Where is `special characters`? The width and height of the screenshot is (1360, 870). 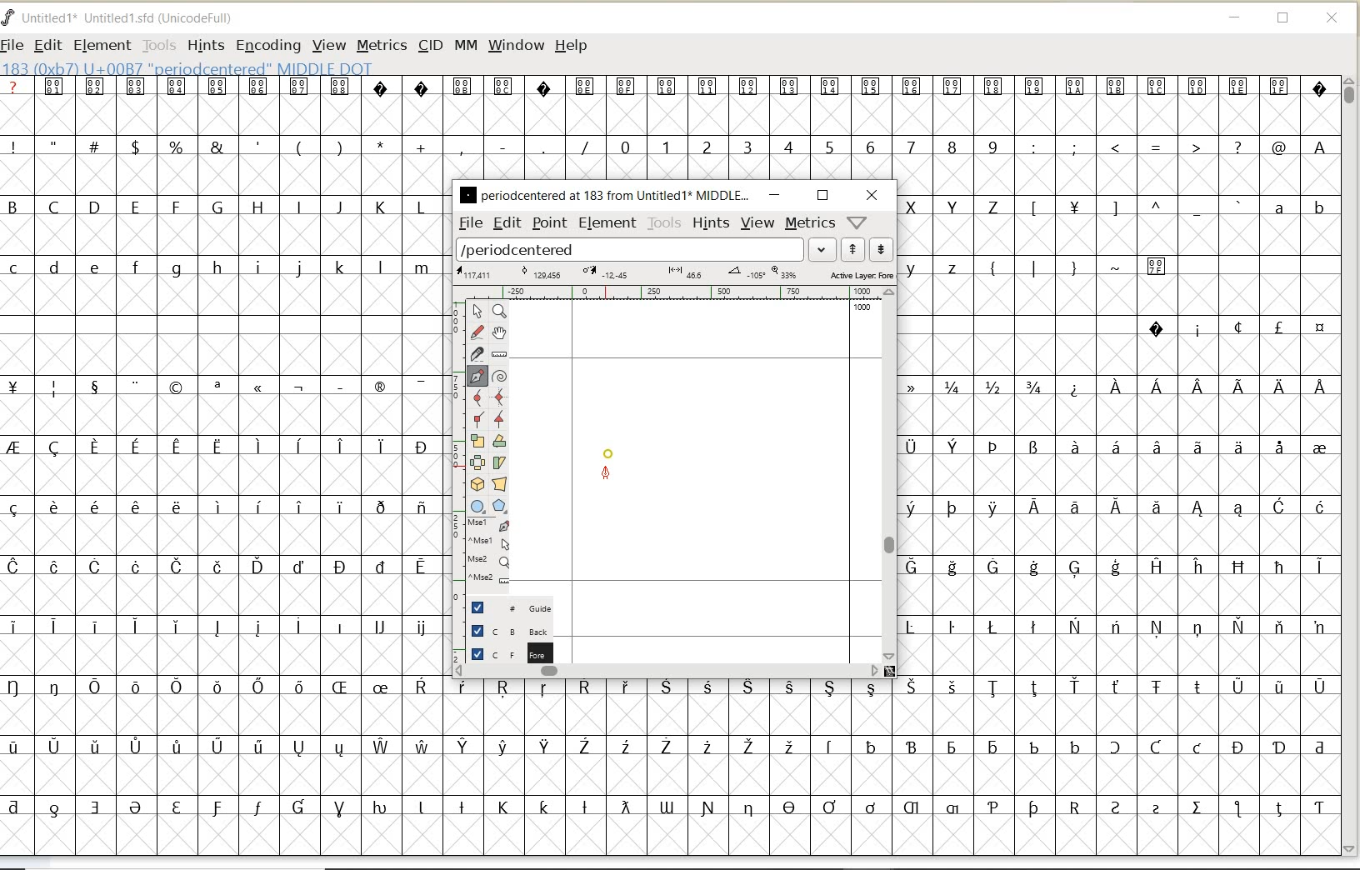 special characters is located at coordinates (1121, 521).